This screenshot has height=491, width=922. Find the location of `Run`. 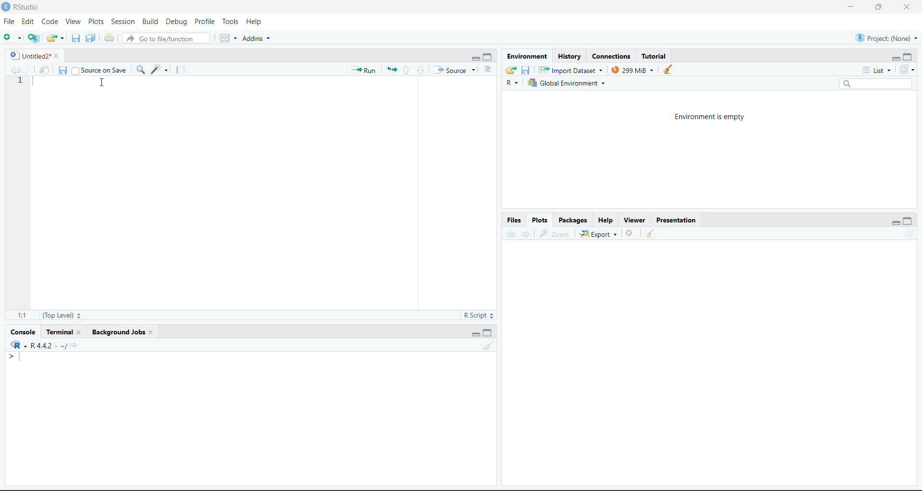

Run is located at coordinates (364, 70).